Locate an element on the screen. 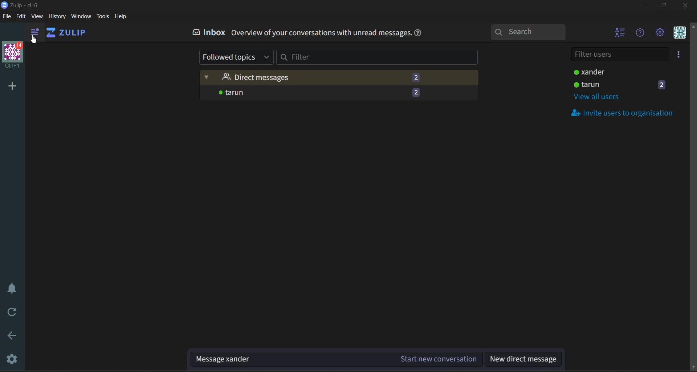 The width and height of the screenshot is (697, 372). close is located at coordinates (687, 7).